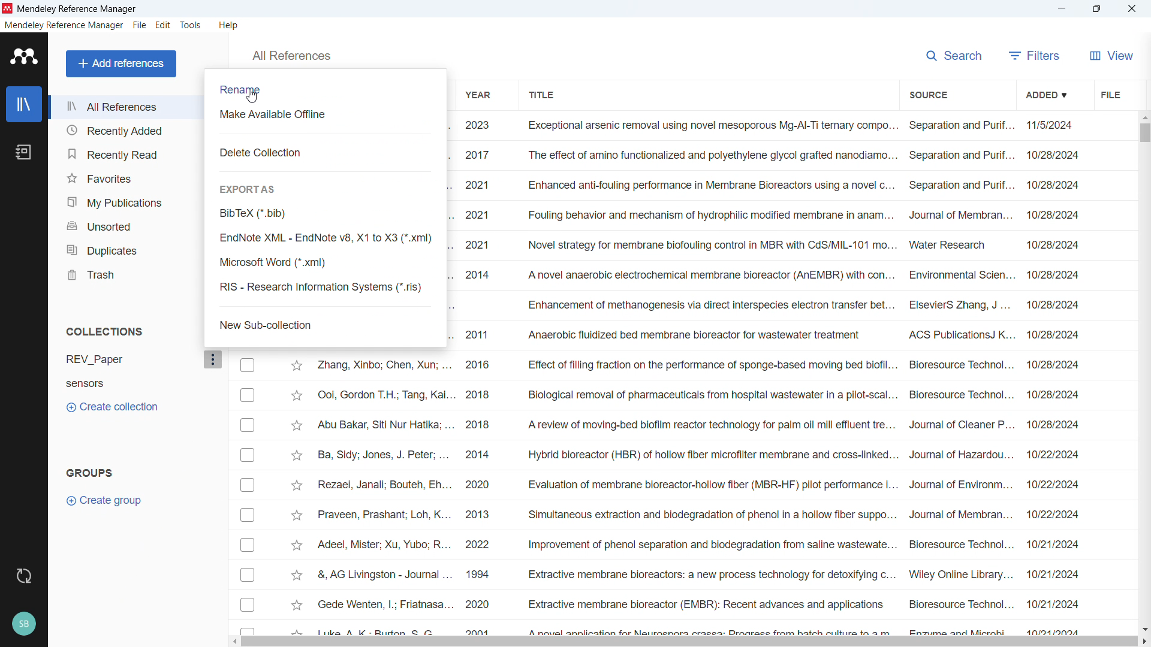 This screenshot has height=647, width=1151. Describe the element at coordinates (1110, 54) in the screenshot. I see `view ` at that location.